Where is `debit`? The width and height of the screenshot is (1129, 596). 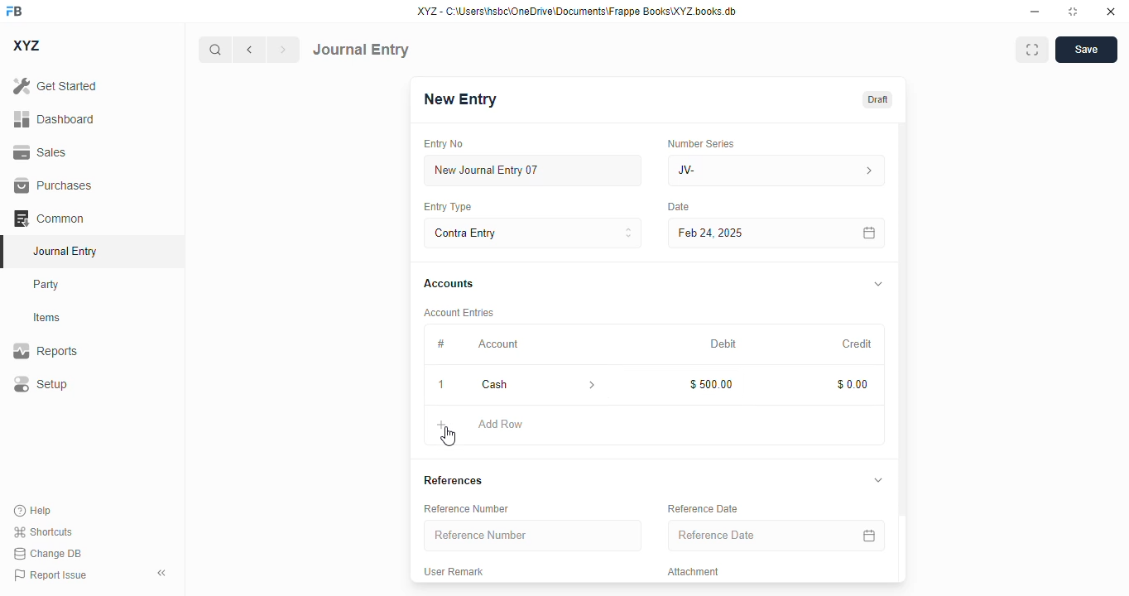
debit is located at coordinates (724, 344).